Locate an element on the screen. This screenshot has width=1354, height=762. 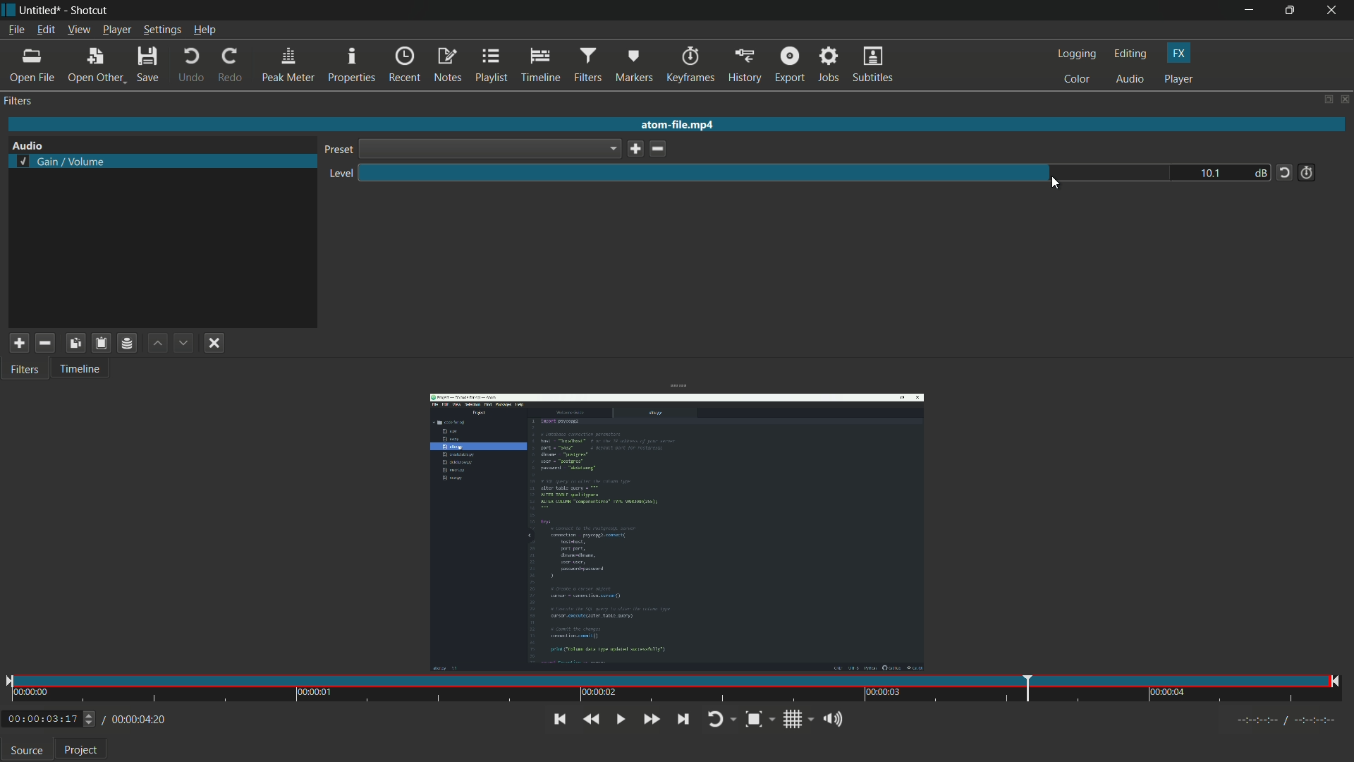
playlist is located at coordinates (492, 65).